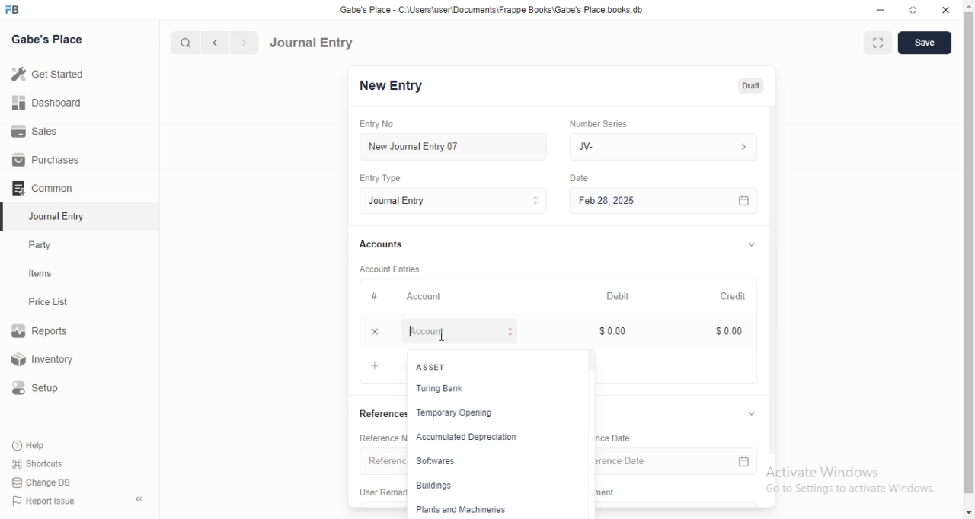 The width and height of the screenshot is (975, 519). I want to click on ‘Change DB, so click(42, 482).